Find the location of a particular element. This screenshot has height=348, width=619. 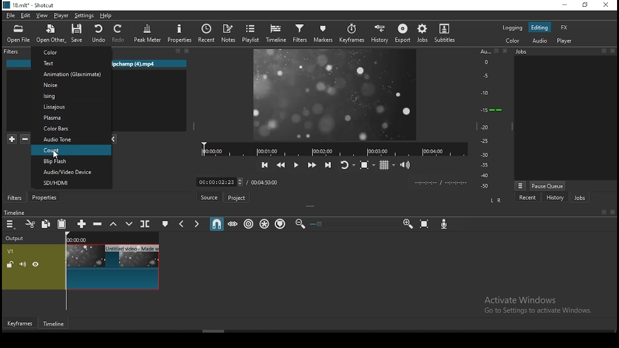

snap is located at coordinates (218, 225).